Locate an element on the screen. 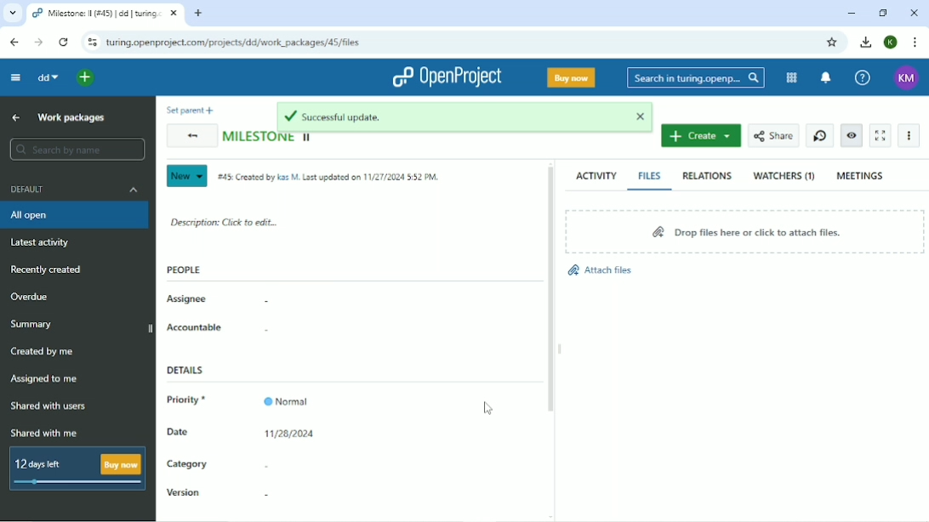  Latest activity is located at coordinates (45, 242).